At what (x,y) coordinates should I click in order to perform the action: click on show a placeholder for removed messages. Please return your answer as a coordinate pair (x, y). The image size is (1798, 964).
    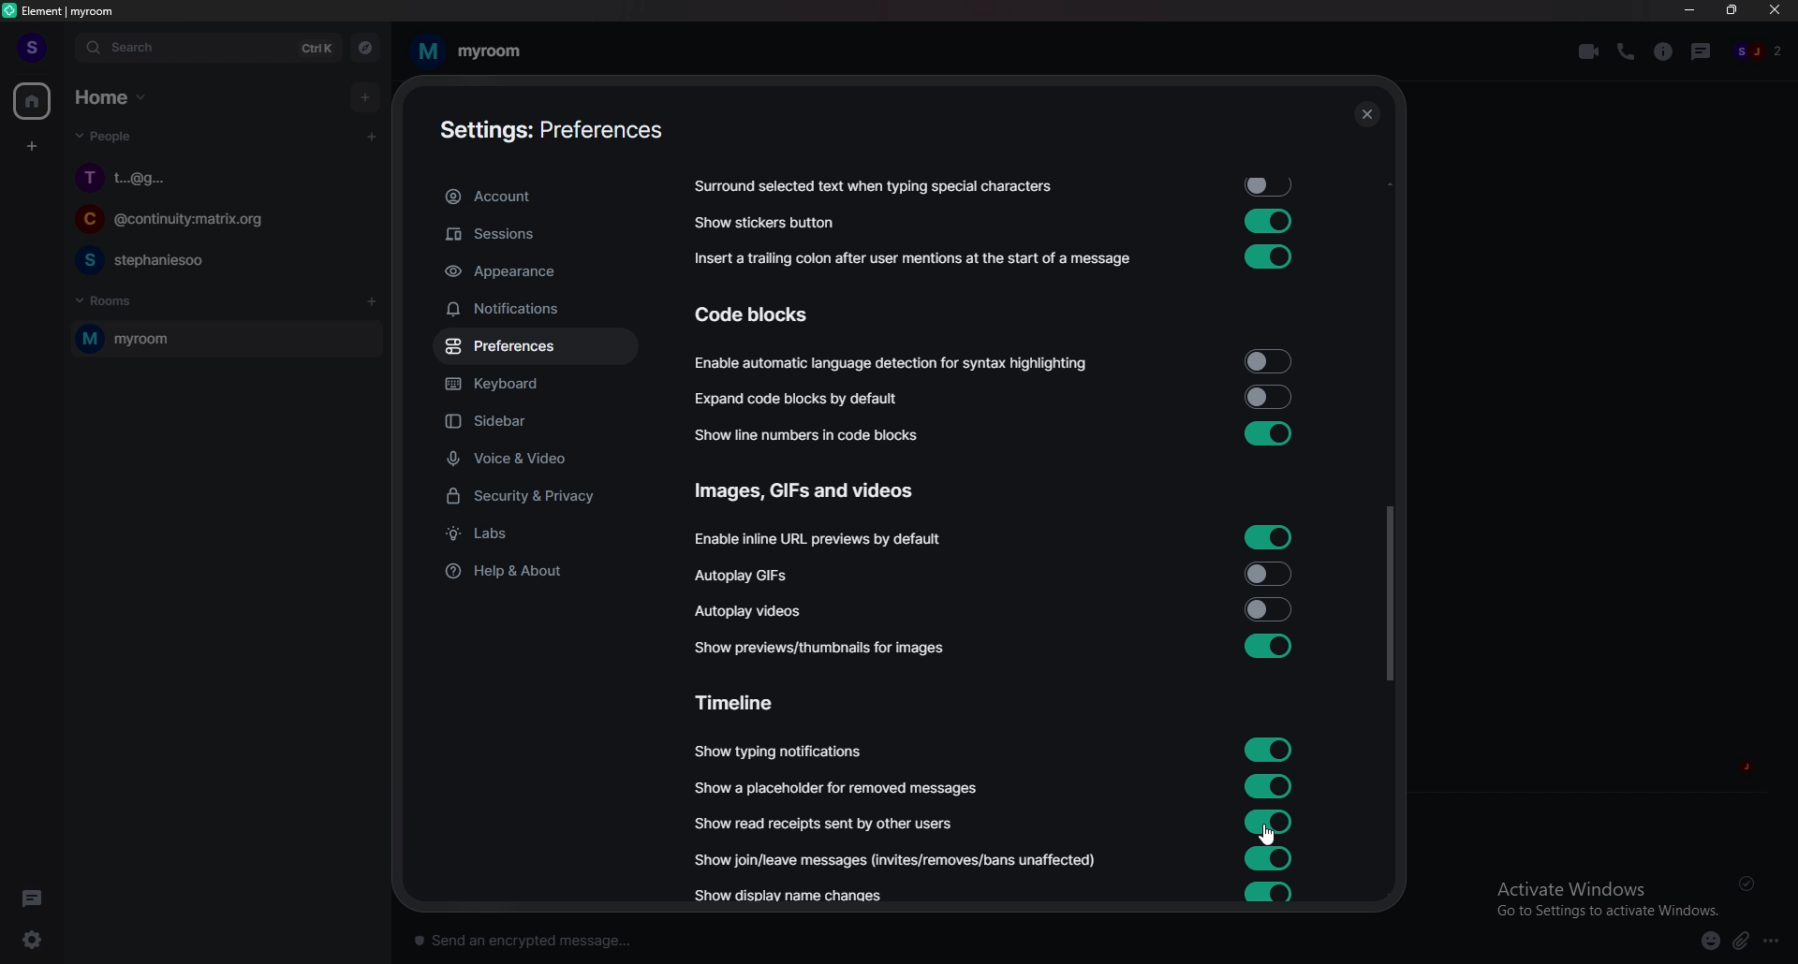
    Looking at the image, I should click on (837, 788).